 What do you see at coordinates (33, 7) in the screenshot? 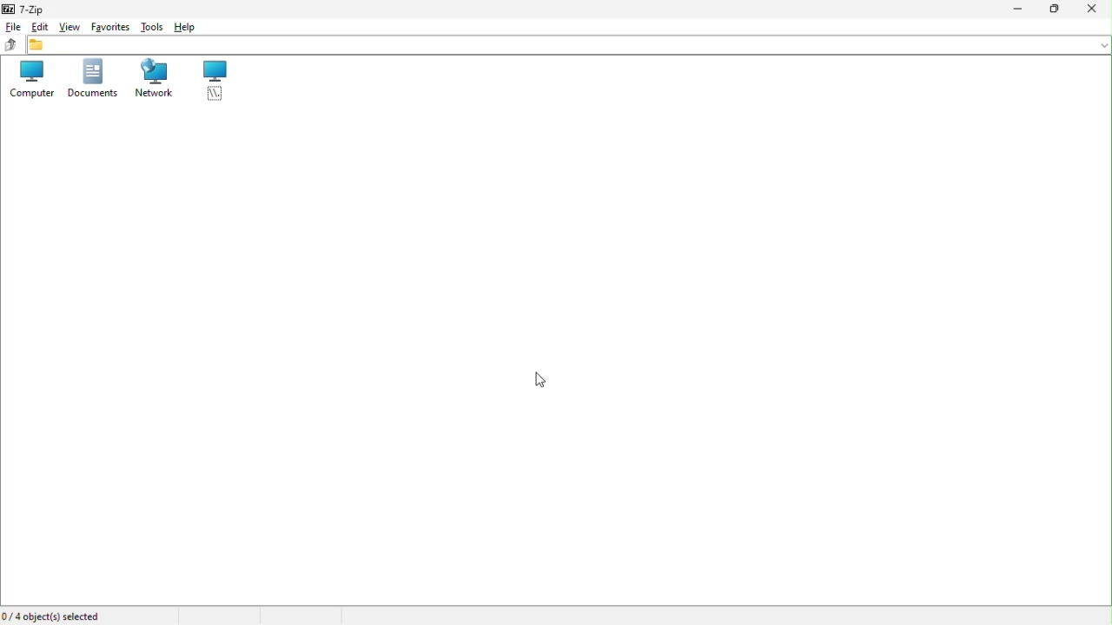
I see `7 zip` at bounding box center [33, 7].